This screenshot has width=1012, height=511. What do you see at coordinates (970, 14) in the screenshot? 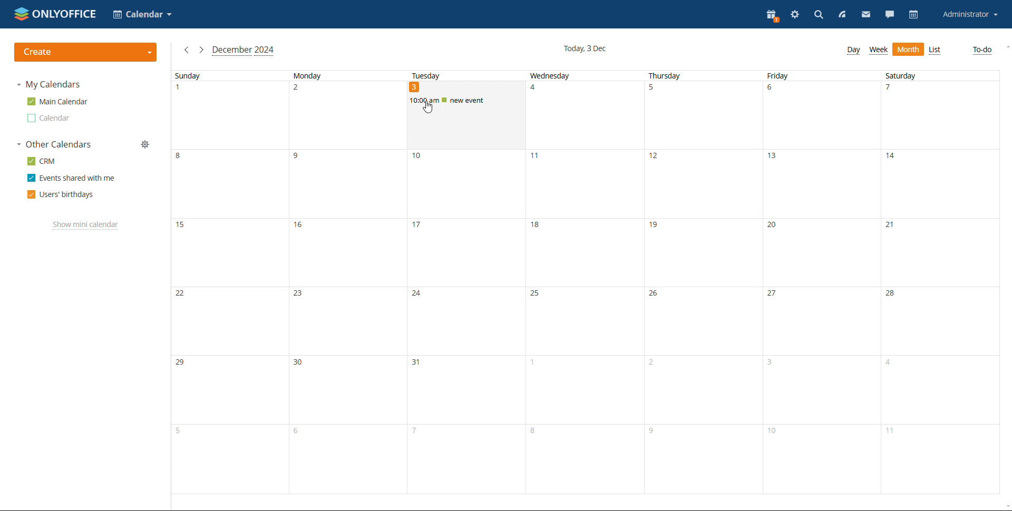
I see `account` at bounding box center [970, 14].